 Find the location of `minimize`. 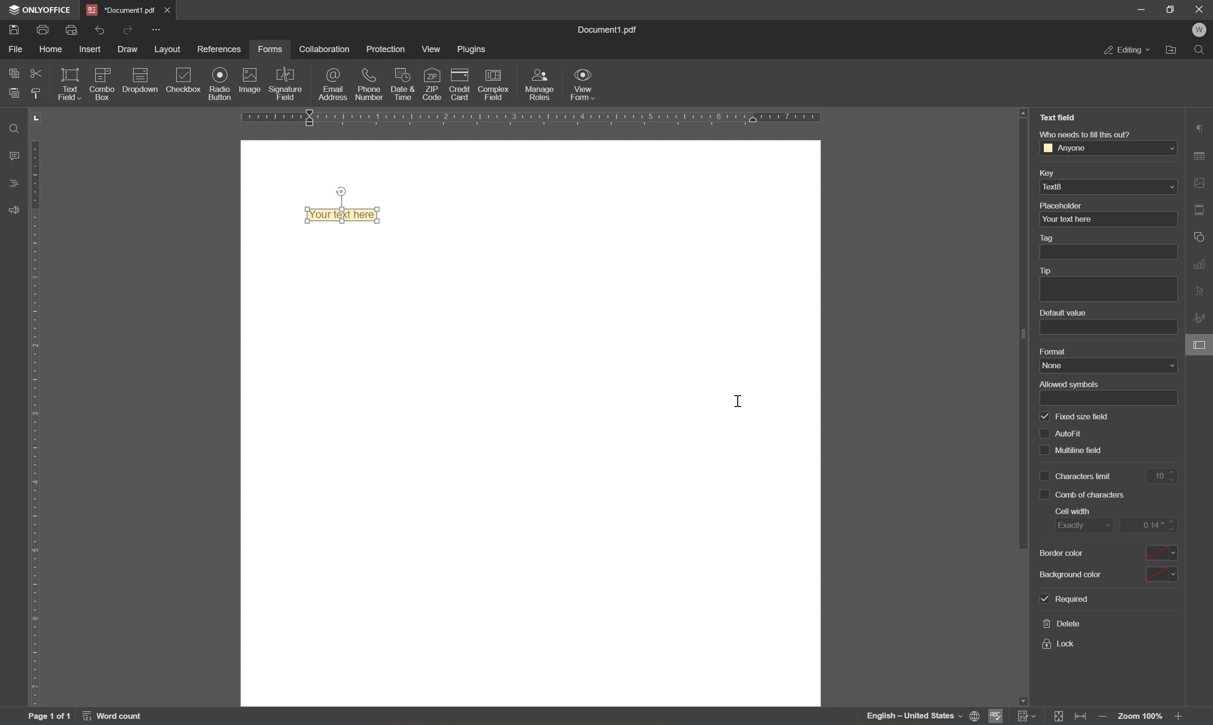

minimize is located at coordinates (1142, 7).